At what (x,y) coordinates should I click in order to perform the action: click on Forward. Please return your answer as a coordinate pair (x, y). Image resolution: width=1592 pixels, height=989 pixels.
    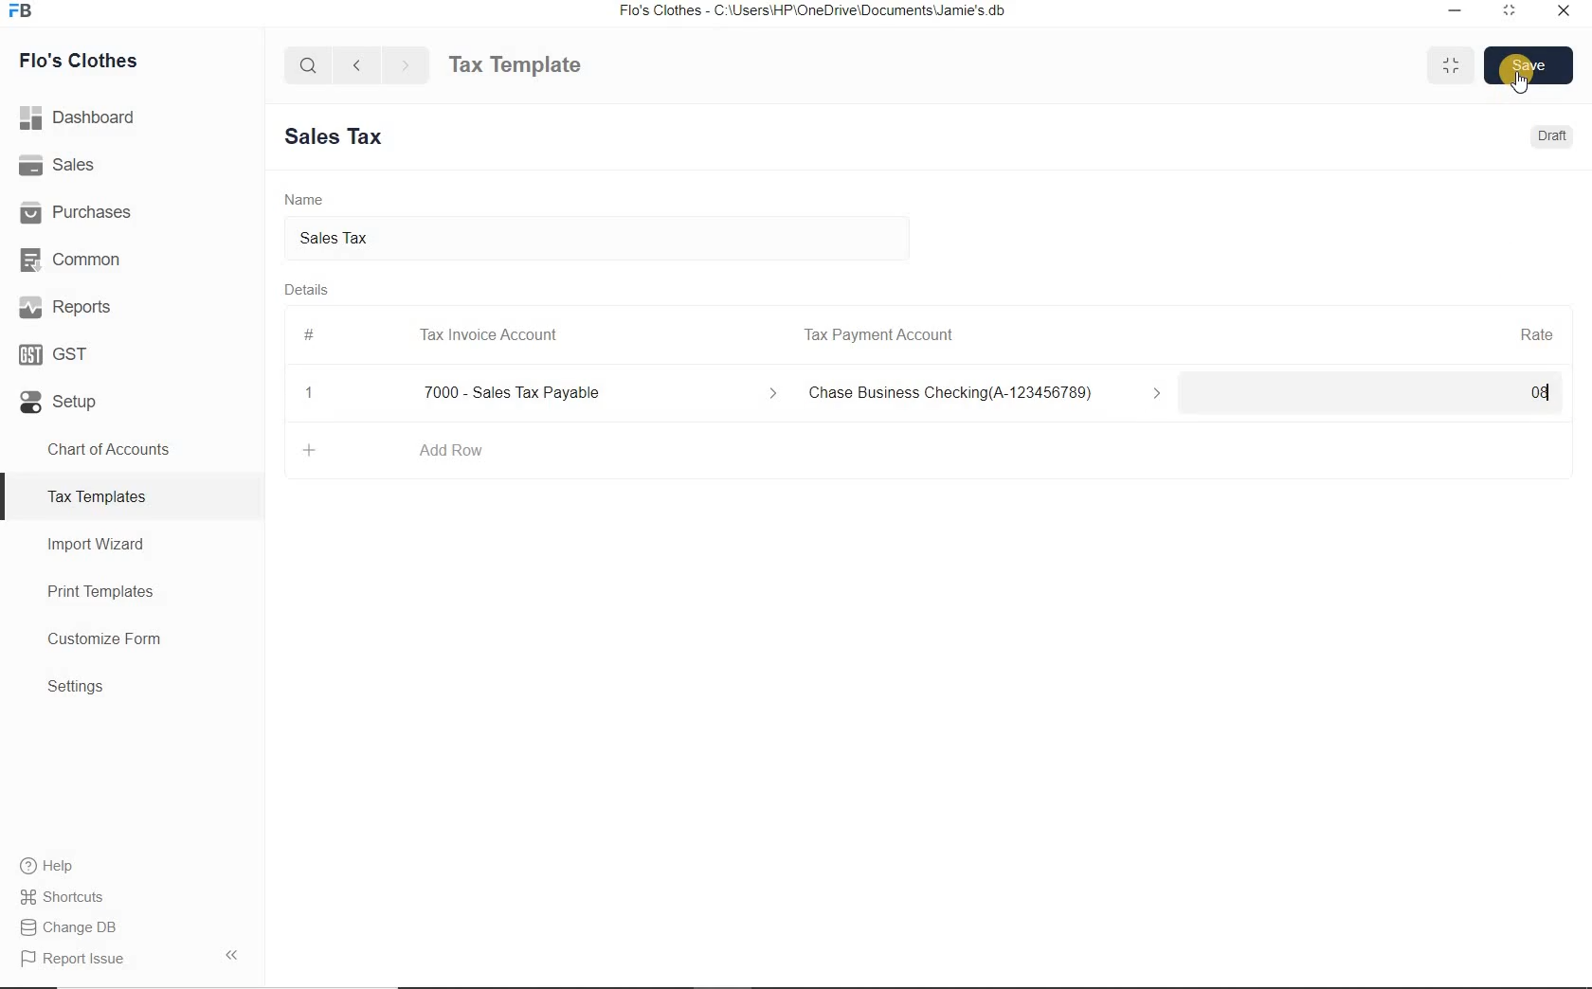
    Looking at the image, I should click on (407, 64).